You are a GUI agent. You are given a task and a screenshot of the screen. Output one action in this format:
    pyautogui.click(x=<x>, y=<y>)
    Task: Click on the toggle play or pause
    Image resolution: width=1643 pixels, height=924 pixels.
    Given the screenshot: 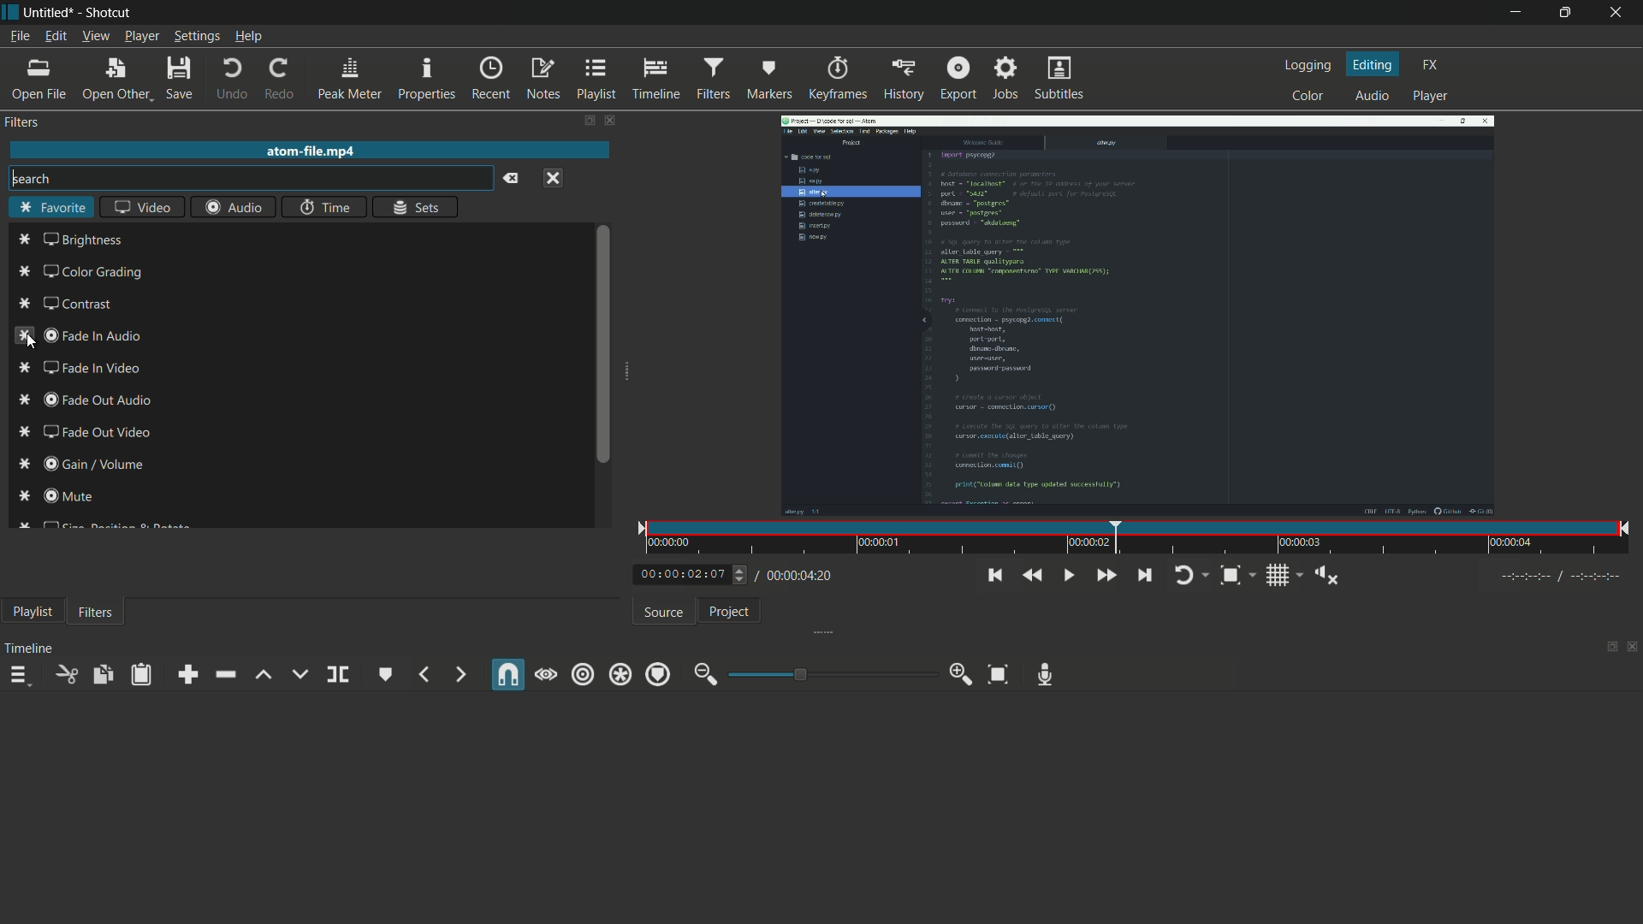 What is the action you would take?
    pyautogui.click(x=1067, y=573)
    